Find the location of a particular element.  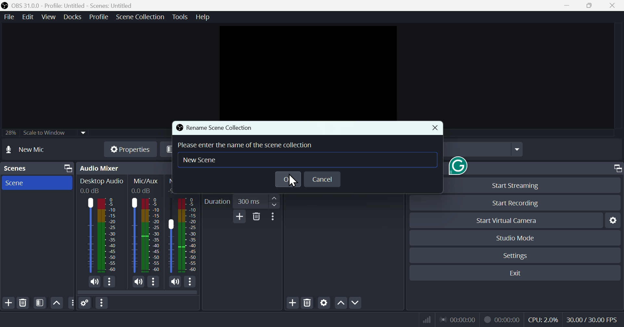

File  is located at coordinates (7, 18).